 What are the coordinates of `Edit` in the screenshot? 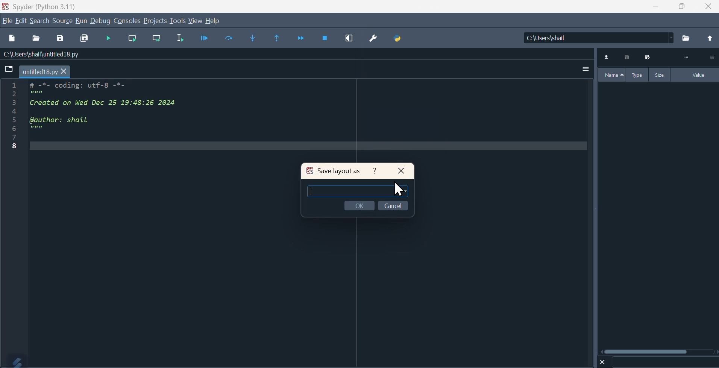 It's located at (22, 20).